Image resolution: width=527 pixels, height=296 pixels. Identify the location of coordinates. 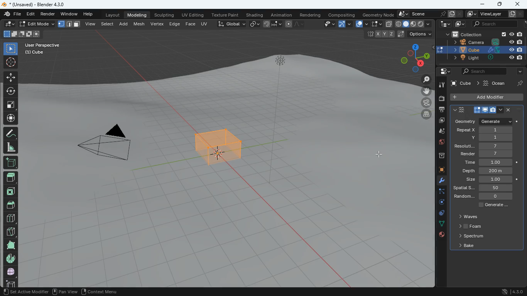
(397, 35).